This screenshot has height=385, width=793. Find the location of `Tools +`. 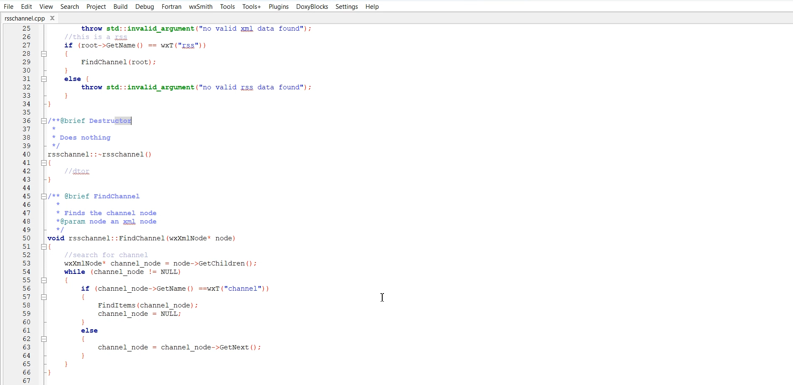

Tools + is located at coordinates (252, 7).